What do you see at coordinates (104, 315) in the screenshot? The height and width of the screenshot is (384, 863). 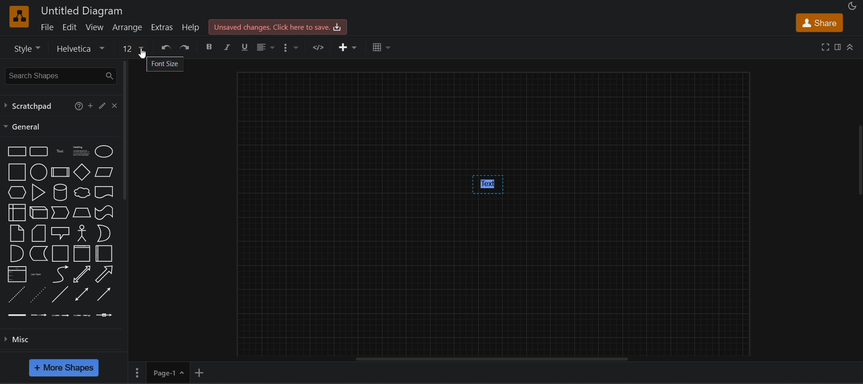 I see `Connector with symbol` at bounding box center [104, 315].